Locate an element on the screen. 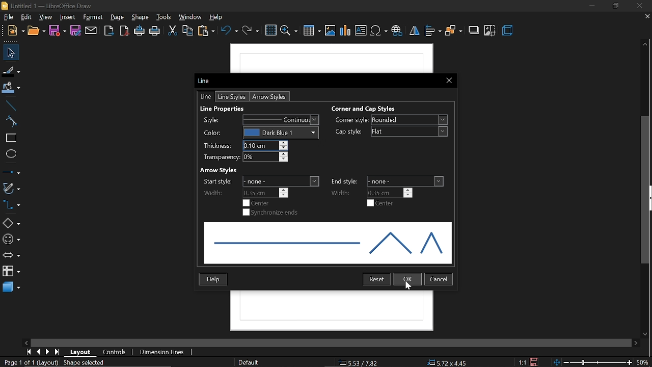 Image resolution: width=652 pixels, height=367 pixels. edit is located at coordinates (28, 17).